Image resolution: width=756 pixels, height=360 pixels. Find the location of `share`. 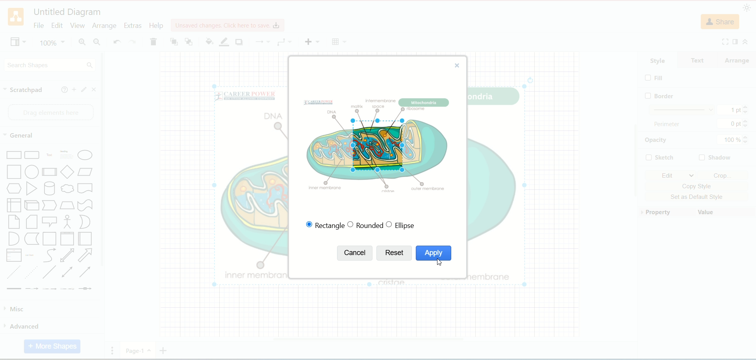

share is located at coordinates (720, 22).